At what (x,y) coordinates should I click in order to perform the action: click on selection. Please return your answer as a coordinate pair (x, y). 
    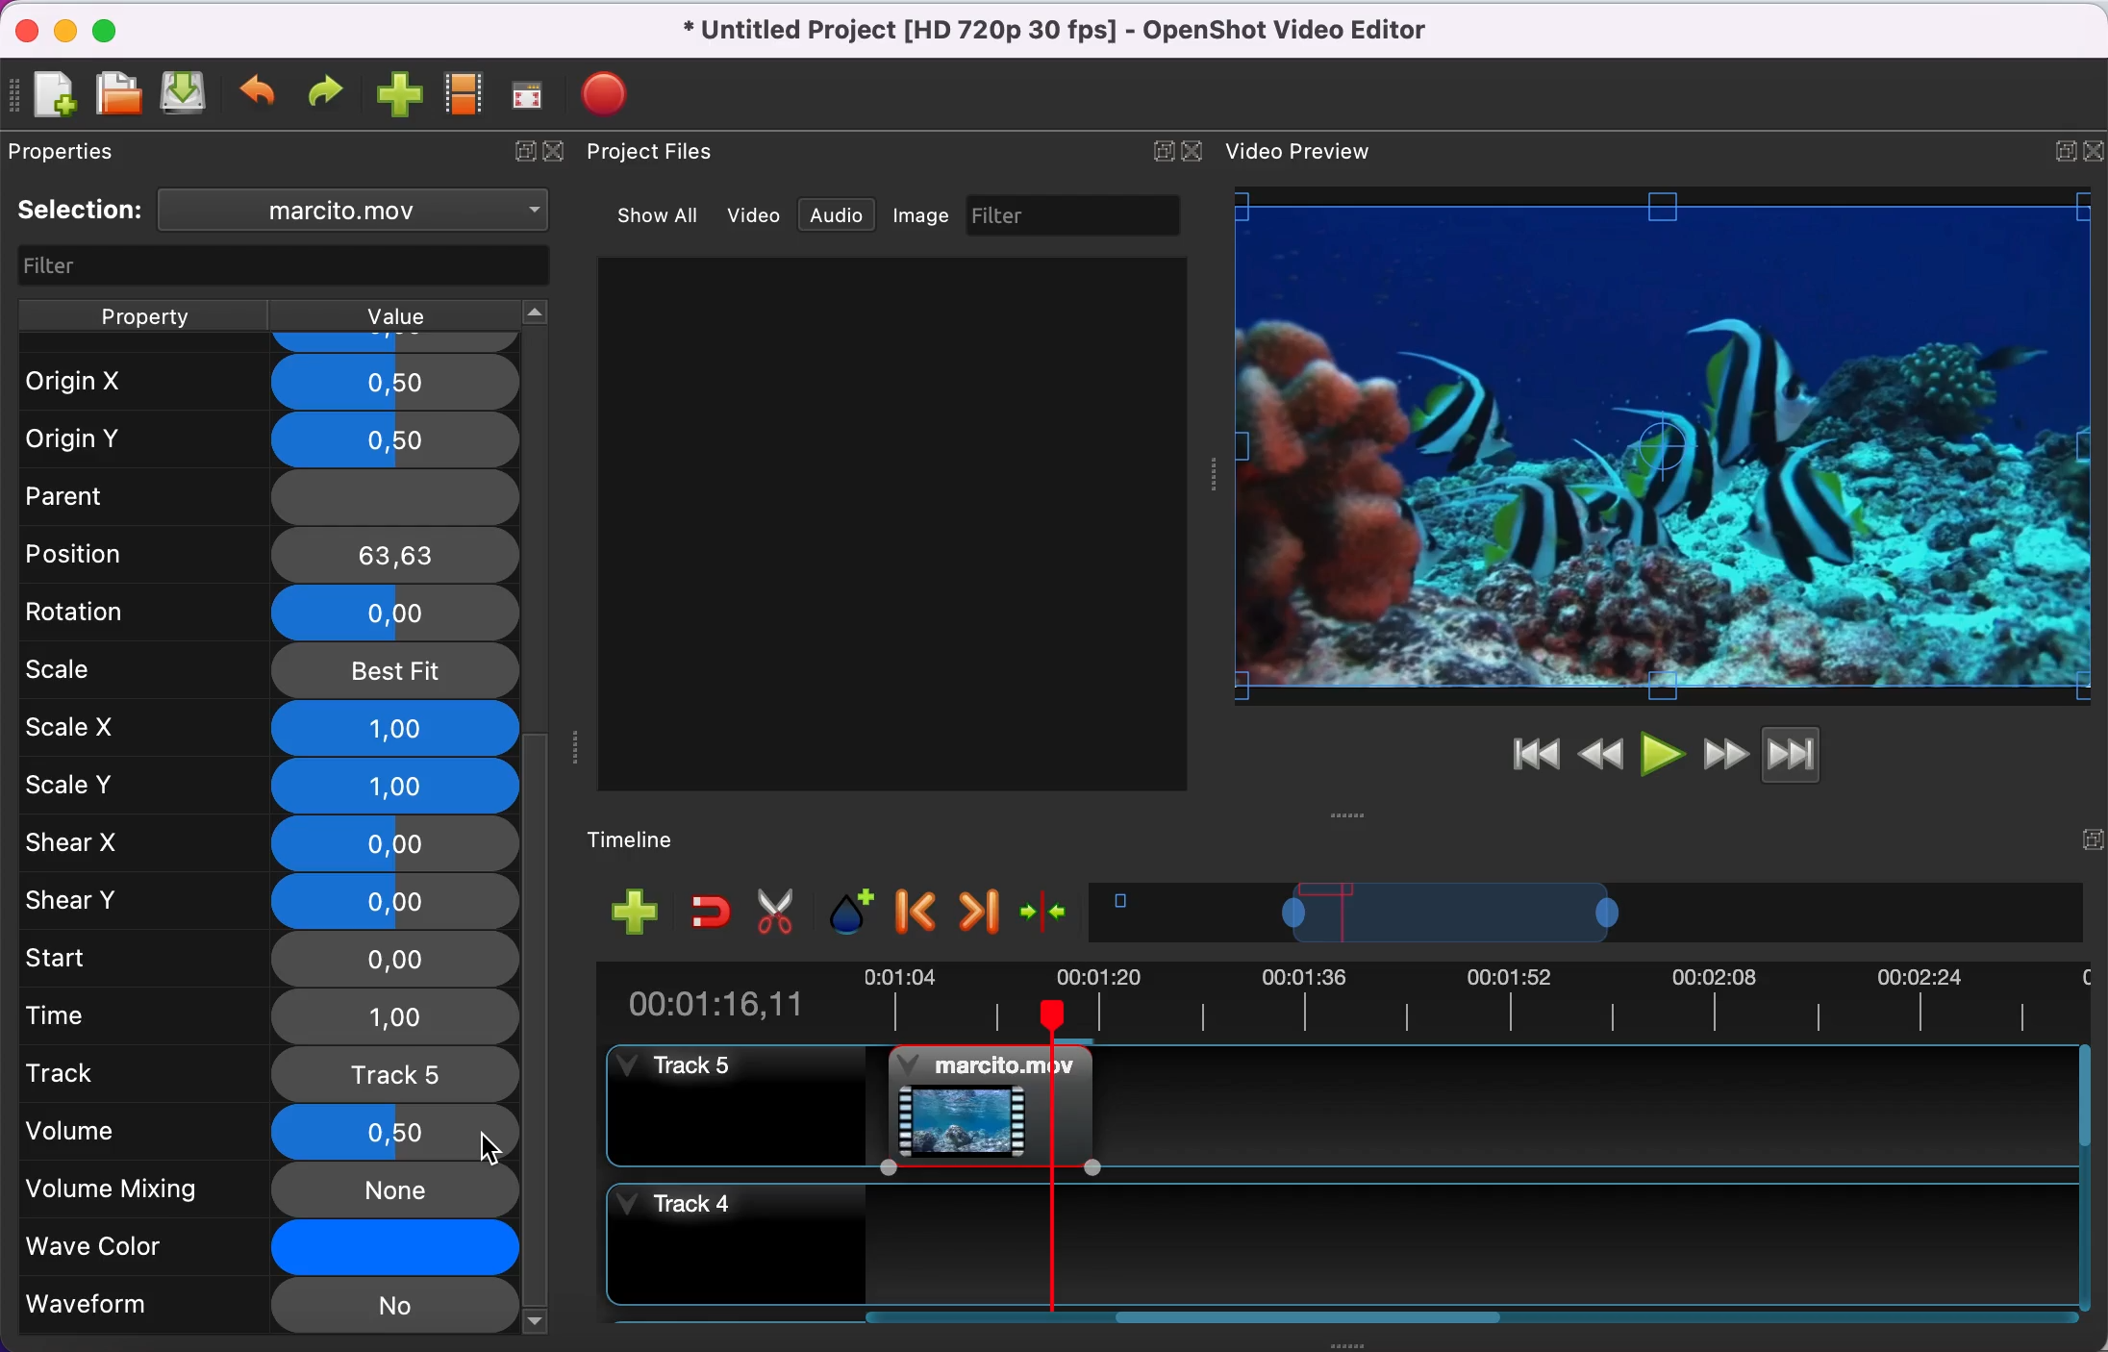
    Looking at the image, I should click on (83, 211).